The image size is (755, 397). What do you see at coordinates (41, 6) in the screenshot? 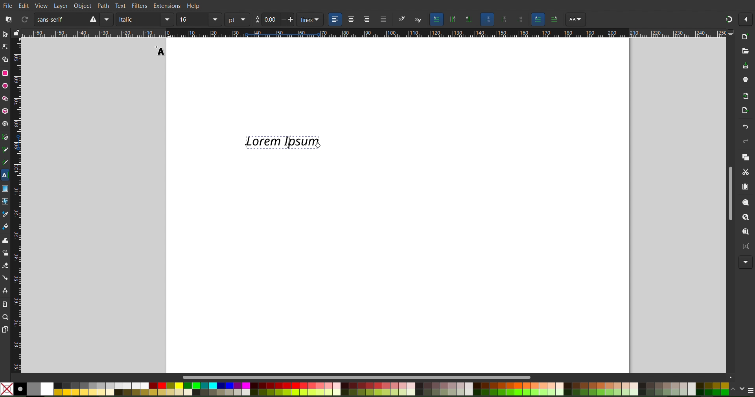
I see `View` at bounding box center [41, 6].